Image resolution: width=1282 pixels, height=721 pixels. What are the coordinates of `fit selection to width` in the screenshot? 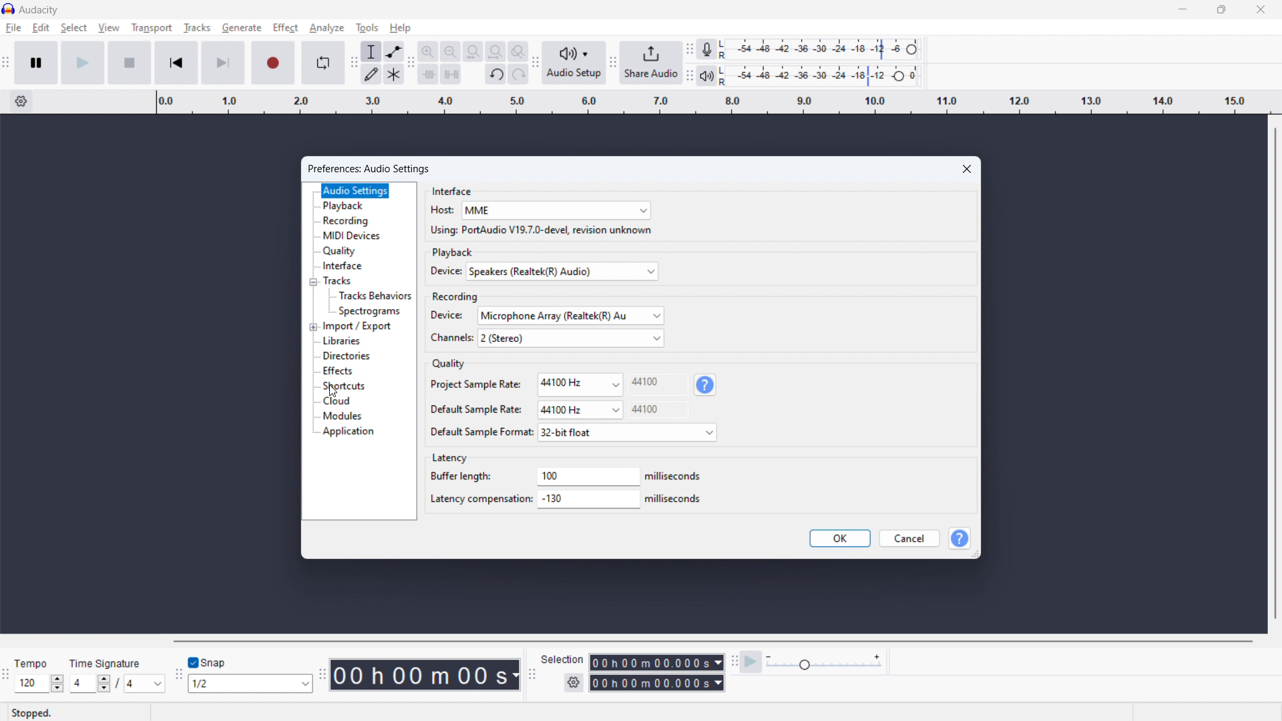 It's located at (473, 51).